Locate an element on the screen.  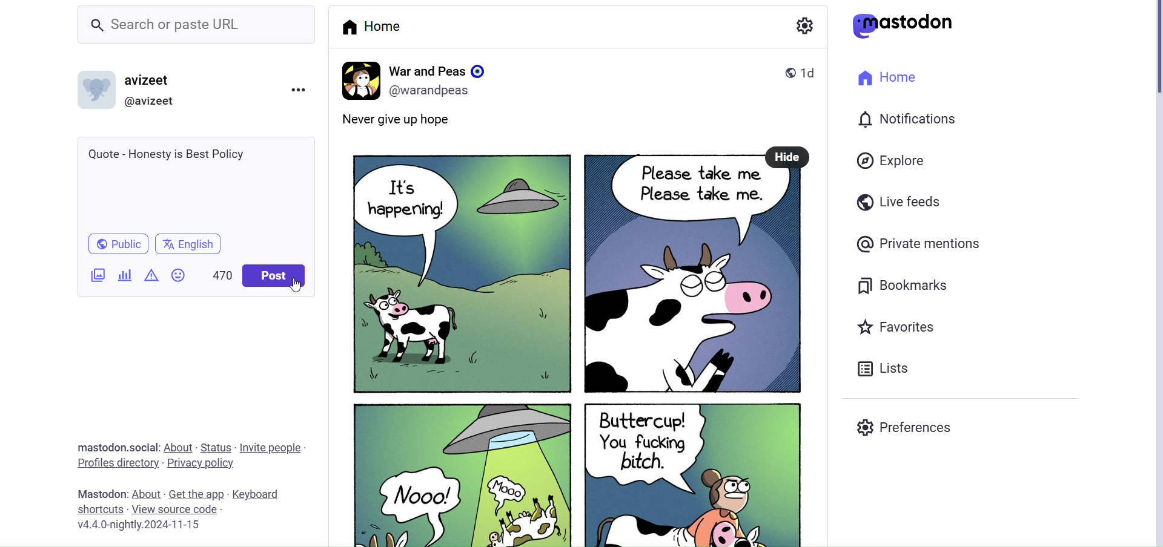
1d is located at coordinates (814, 71).